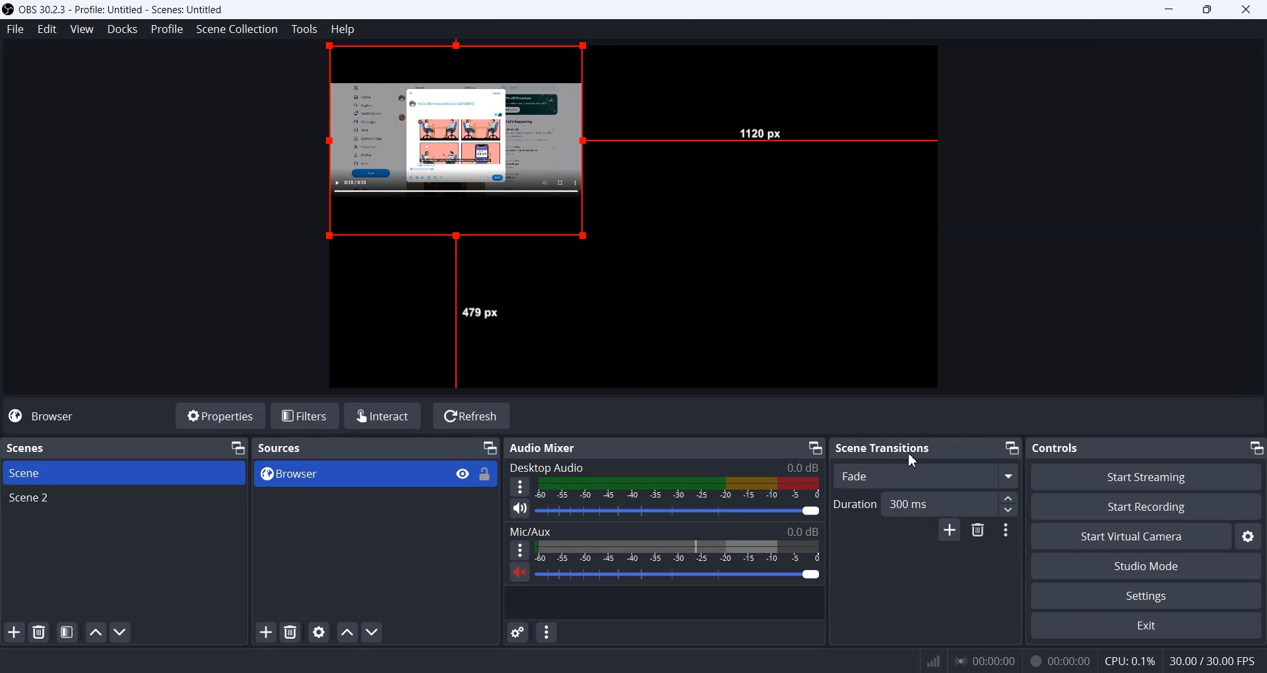 The width and height of the screenshot is (1267, 673). Describe the element at coordinates (304, 30) in the screenshot. I see `Tools` at that location.